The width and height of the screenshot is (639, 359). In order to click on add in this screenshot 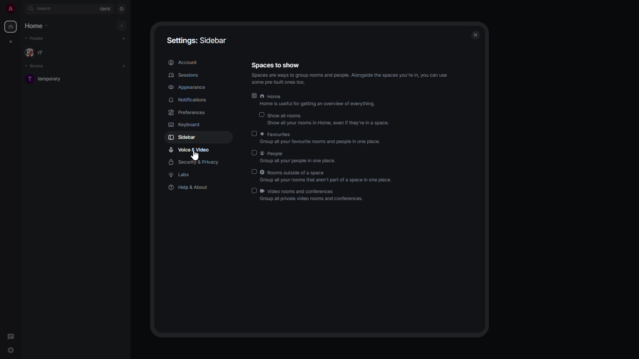, I will do `click(124, 38)`.